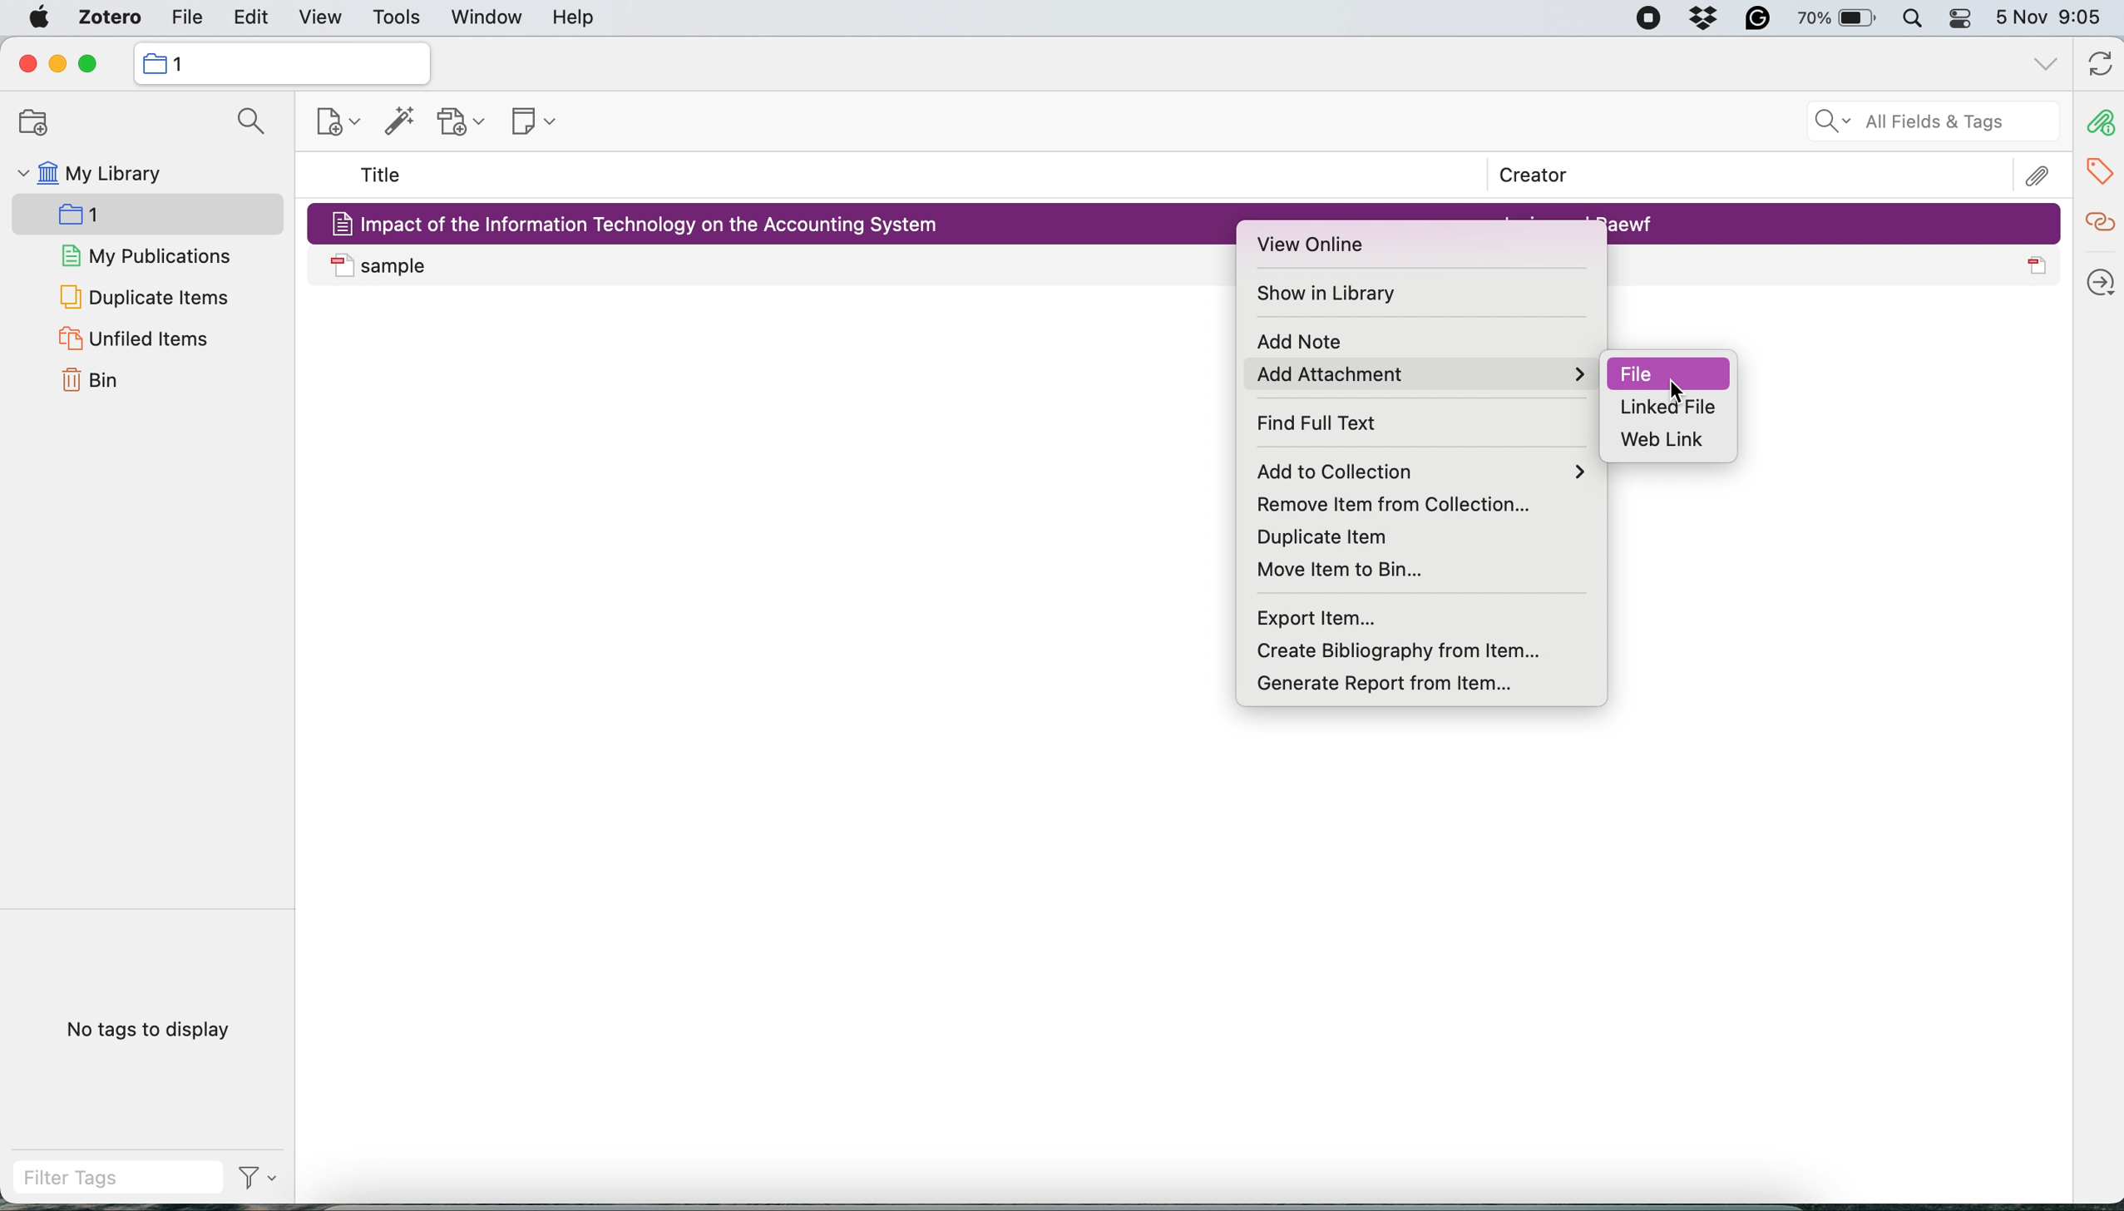  What do you see at coordinates (1422, 650) in the screenshot?
I see `create bibliography from item` at bounding box center [1422, 650].